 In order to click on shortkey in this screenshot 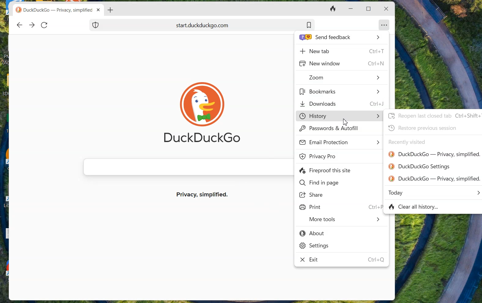, I will do `click(373, 206)`.